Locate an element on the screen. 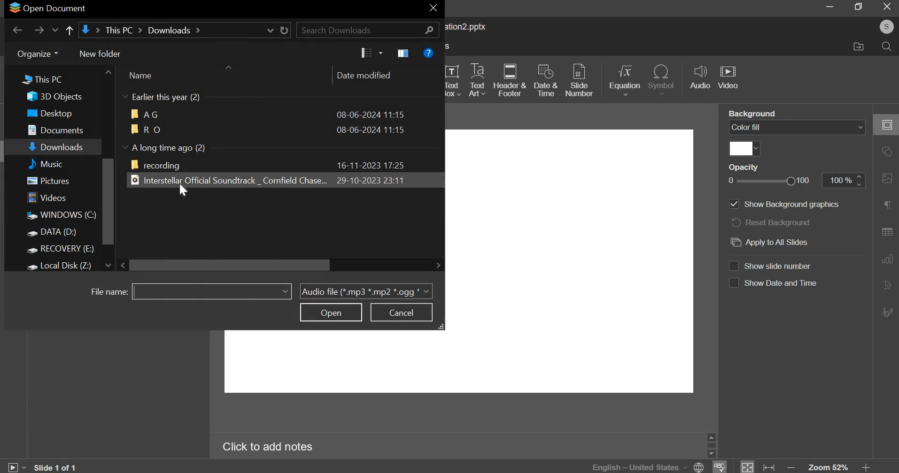  show/hide is located at coordinates (125, 146).